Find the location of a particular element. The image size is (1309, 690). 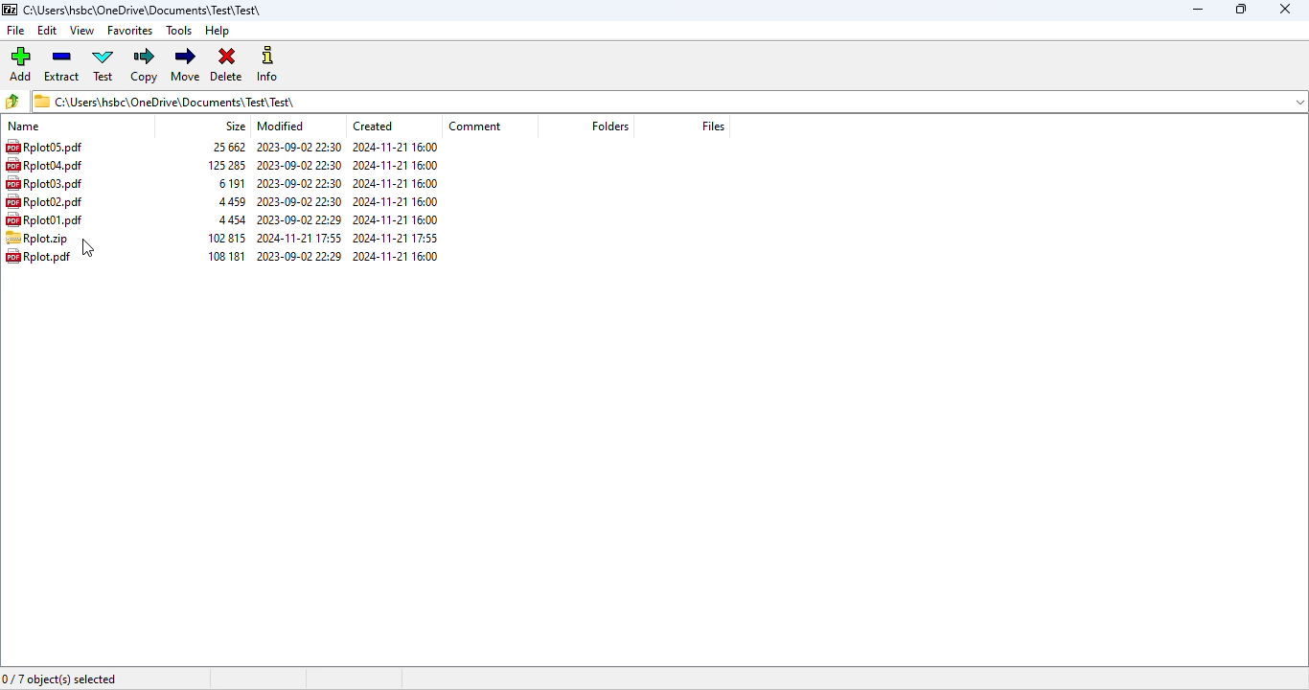

2024-11-21 17:55 is located at coordinates (298, 237).